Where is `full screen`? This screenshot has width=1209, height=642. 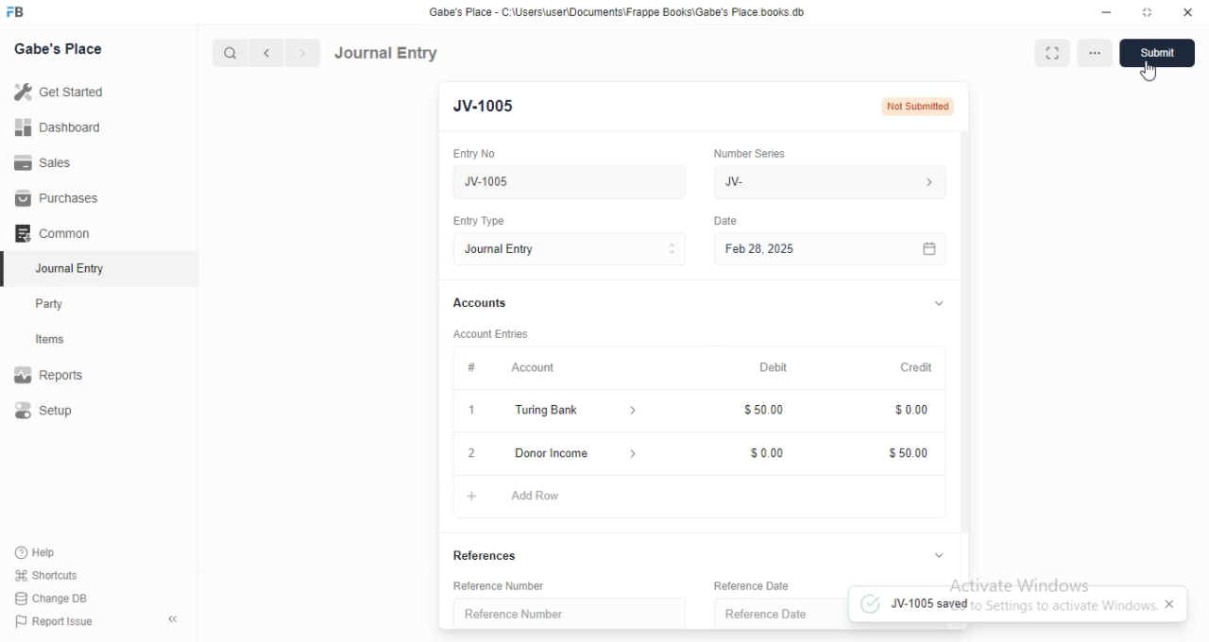
full screen is located at coordinates (1052, 53).